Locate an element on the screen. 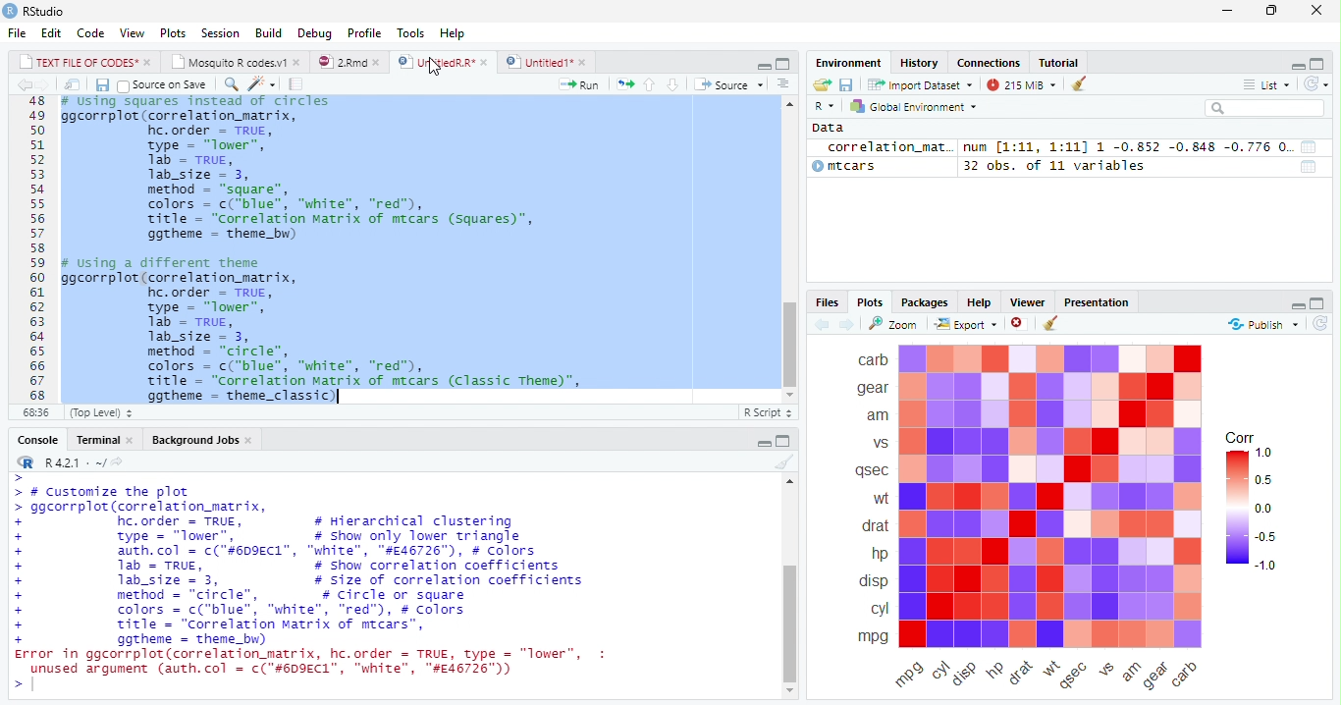  hide r script is located at coordinates (763, 442).